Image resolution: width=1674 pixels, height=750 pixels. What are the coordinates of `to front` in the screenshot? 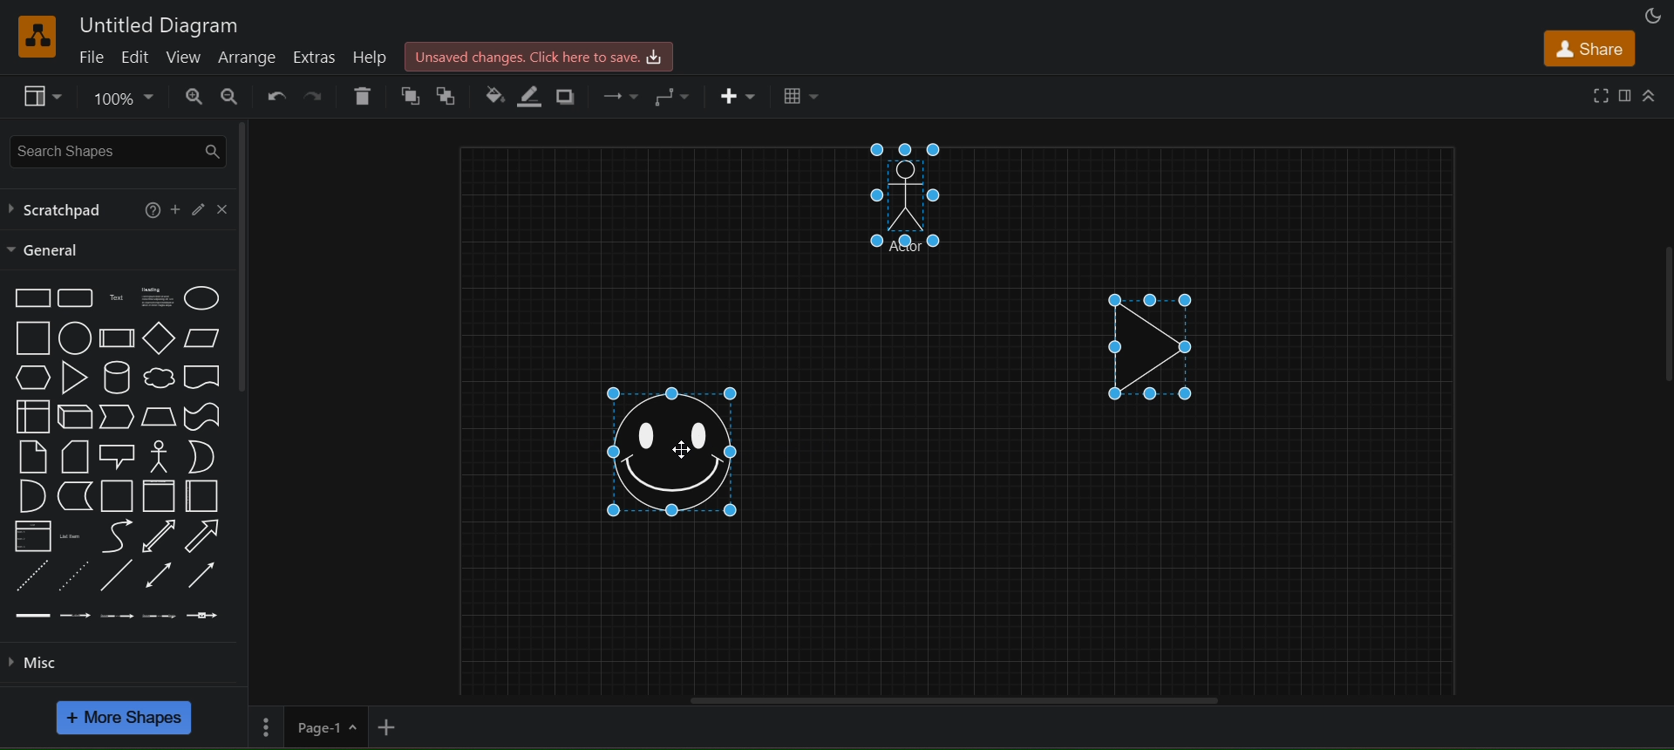 It's located at (410, 92).